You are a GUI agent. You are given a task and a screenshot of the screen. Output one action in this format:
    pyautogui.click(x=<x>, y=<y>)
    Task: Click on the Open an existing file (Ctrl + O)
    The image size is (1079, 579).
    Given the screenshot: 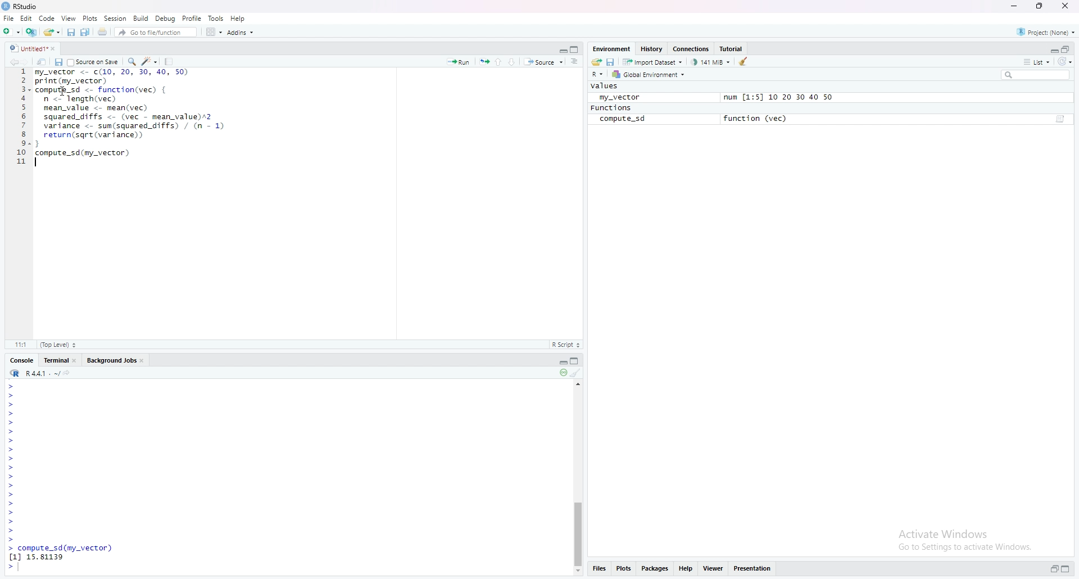 What is the action you would take?
    pyautogui.click(x=51, y=31)
    